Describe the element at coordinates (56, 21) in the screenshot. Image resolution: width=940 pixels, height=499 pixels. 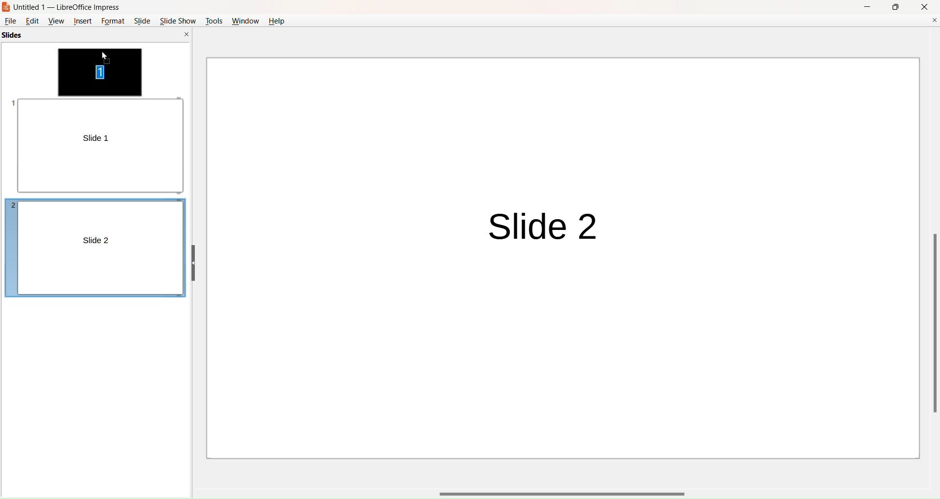
I see `view` at that location.